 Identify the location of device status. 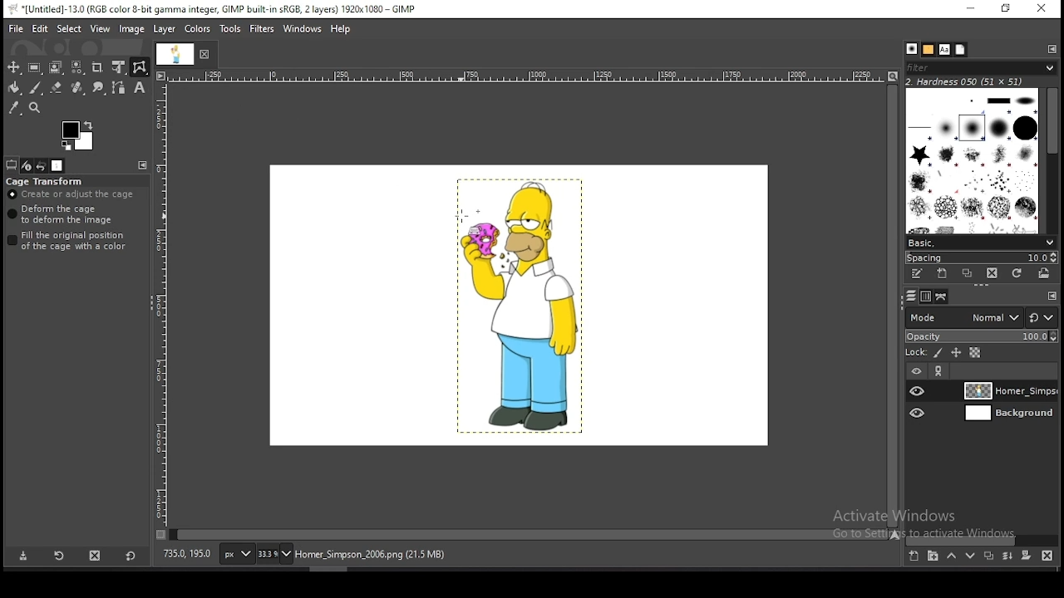
(26, 165).